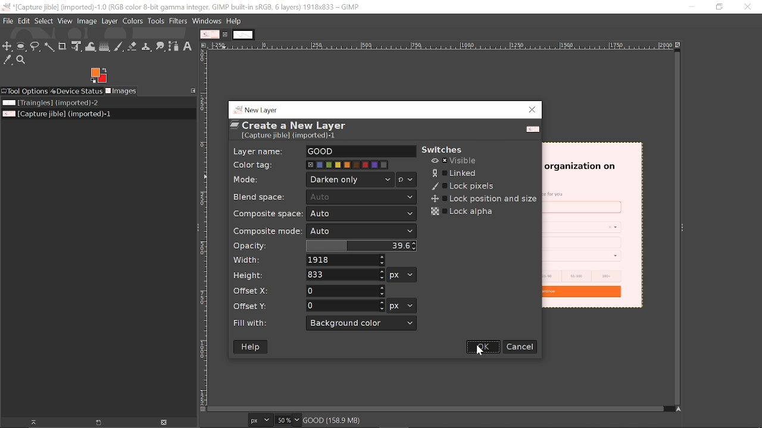  Describe the element at coordinates (155, 21) in the screenshot. I see `Tools` at that location.